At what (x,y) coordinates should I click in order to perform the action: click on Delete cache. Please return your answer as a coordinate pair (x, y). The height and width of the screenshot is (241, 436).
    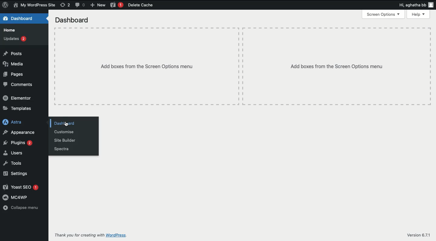
    Looking at the image, I should click on (140, 5).